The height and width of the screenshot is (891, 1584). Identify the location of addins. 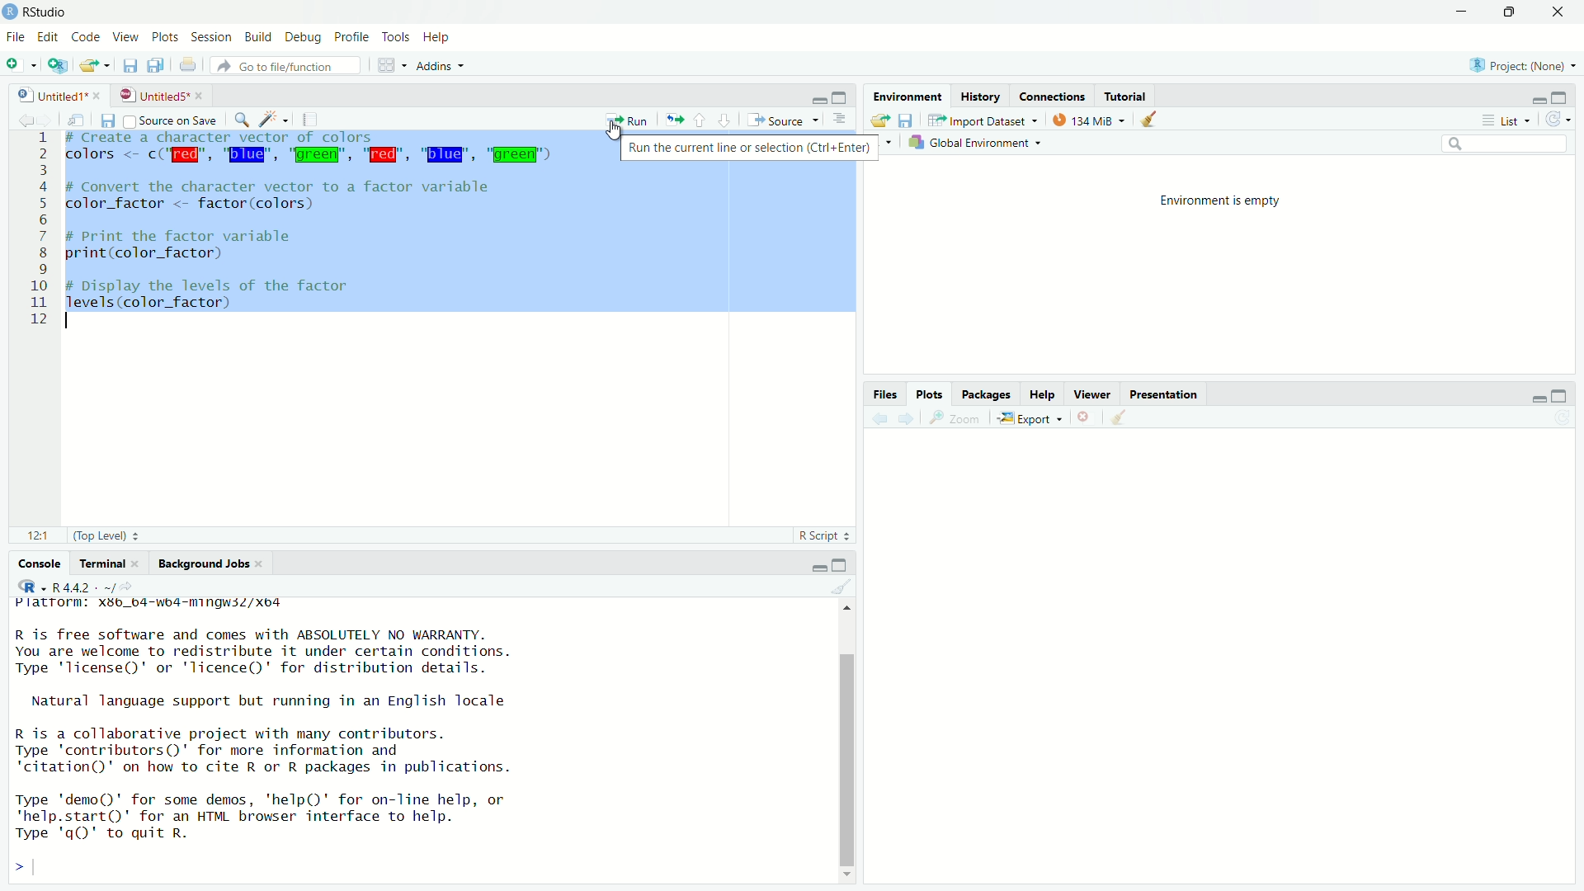
(442, 66).